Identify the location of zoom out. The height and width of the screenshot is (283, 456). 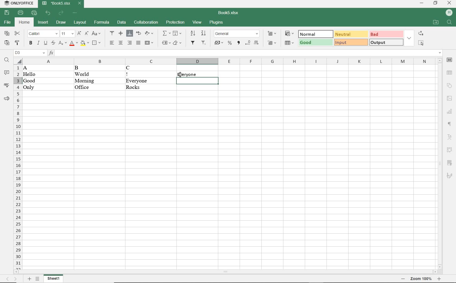
(403, 278).